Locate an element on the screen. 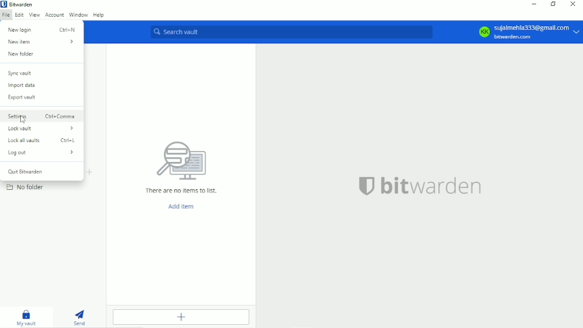  Sync is located at coordinates (20, 73).